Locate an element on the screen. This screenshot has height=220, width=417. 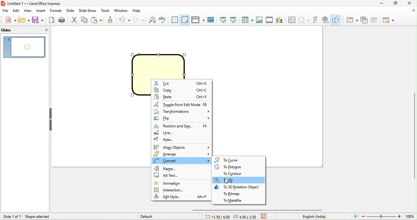
vedio is located at coordinates (270, 20).